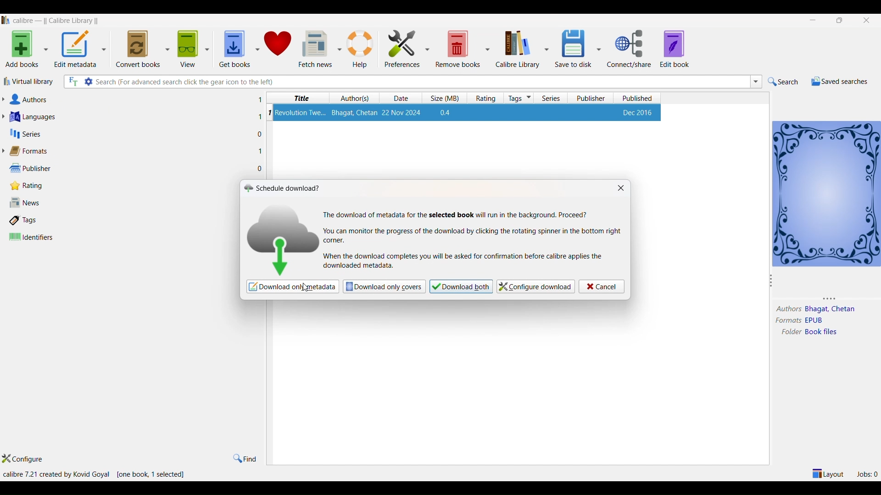  What do you see at coordinates (362, 45) in the screenshot?
I see `help` at bounding box center [362, 45].